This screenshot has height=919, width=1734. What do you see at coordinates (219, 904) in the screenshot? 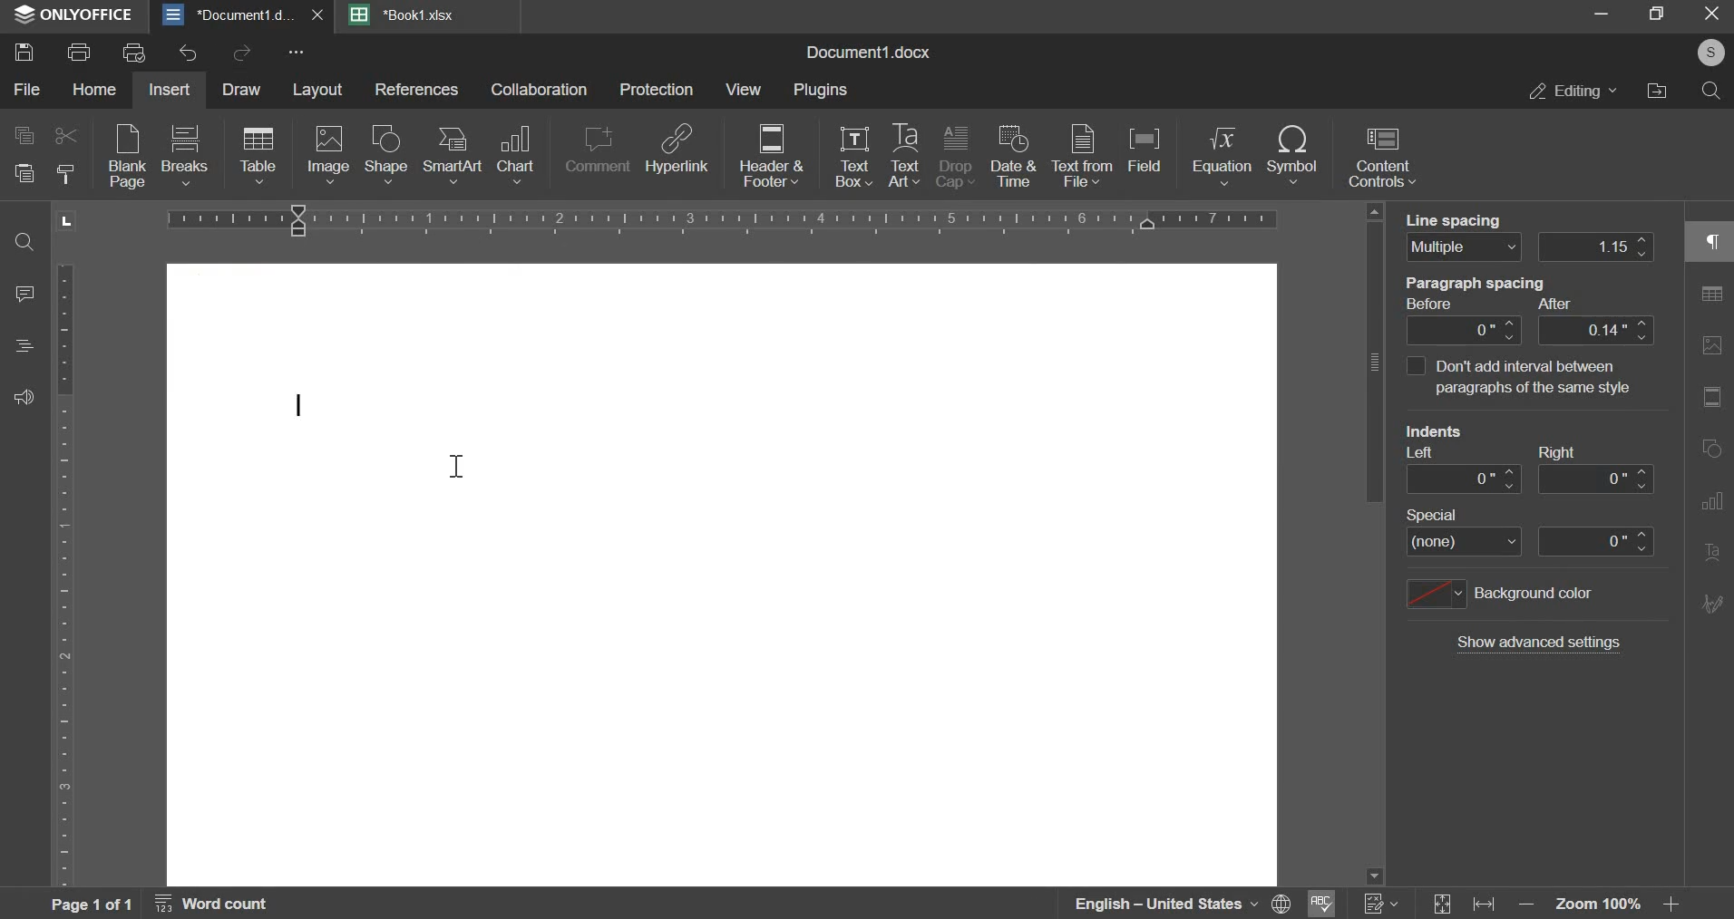
I see `word count` at bounding box center [219, 904].